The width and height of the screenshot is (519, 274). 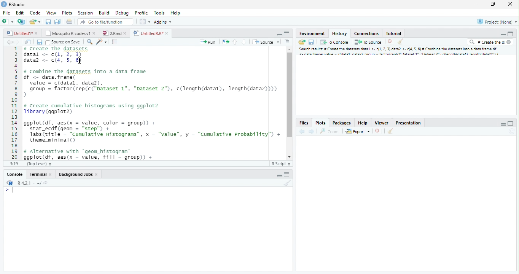 I want to click on Clear console, so click(x=401, y=42).